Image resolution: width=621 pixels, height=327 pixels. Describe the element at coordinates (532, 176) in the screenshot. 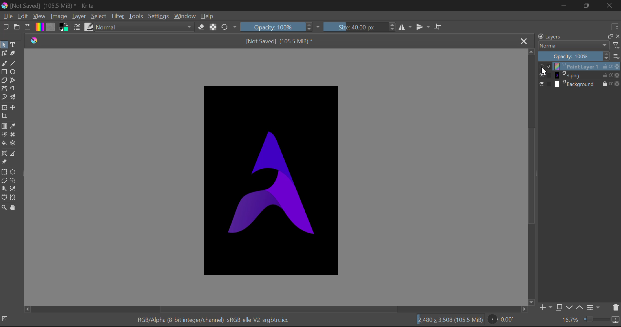

I see `Scroll Bar` at that location.